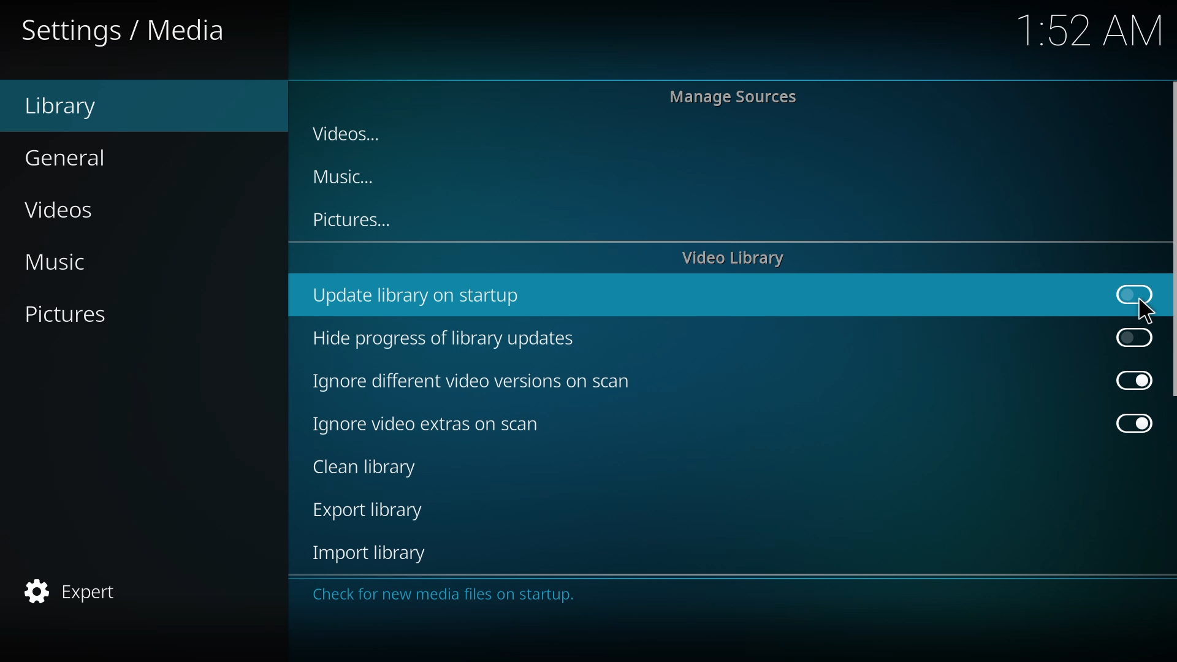 The image size is (1177, 662). Describe the element at coordinates (66, 262) in the screenshot. I see `music` at that location.